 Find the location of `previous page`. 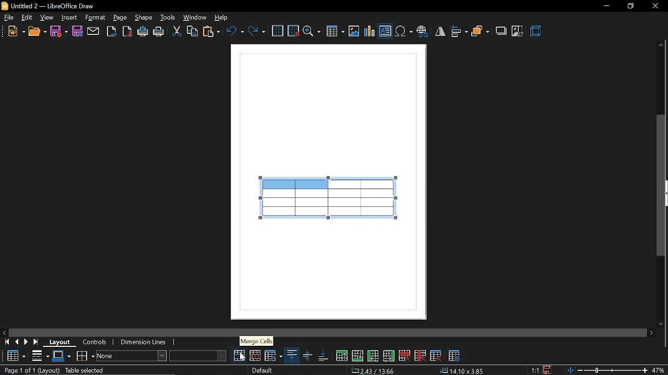

previous page is located at coordinates (17, 342).